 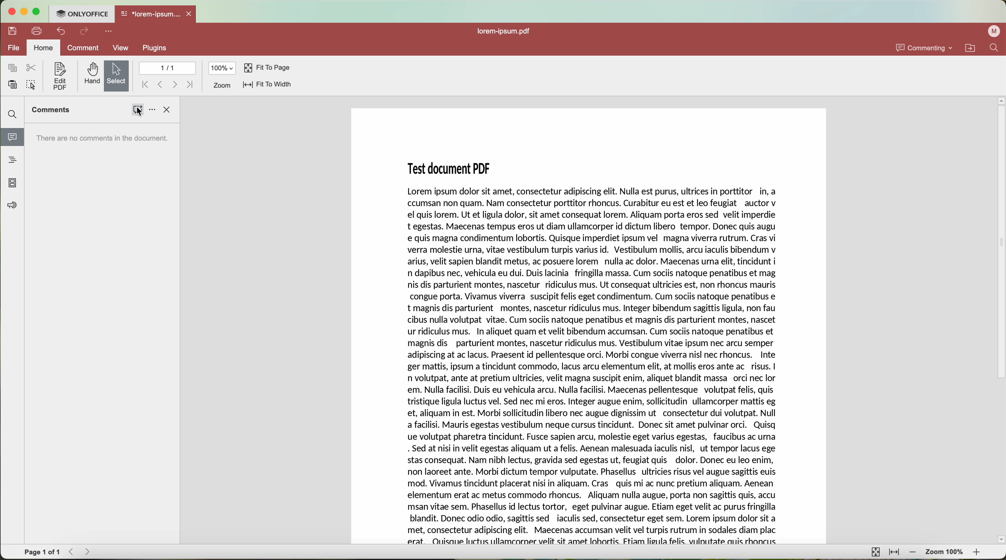 I want to click on fit to width, so click(x=267, y=85).